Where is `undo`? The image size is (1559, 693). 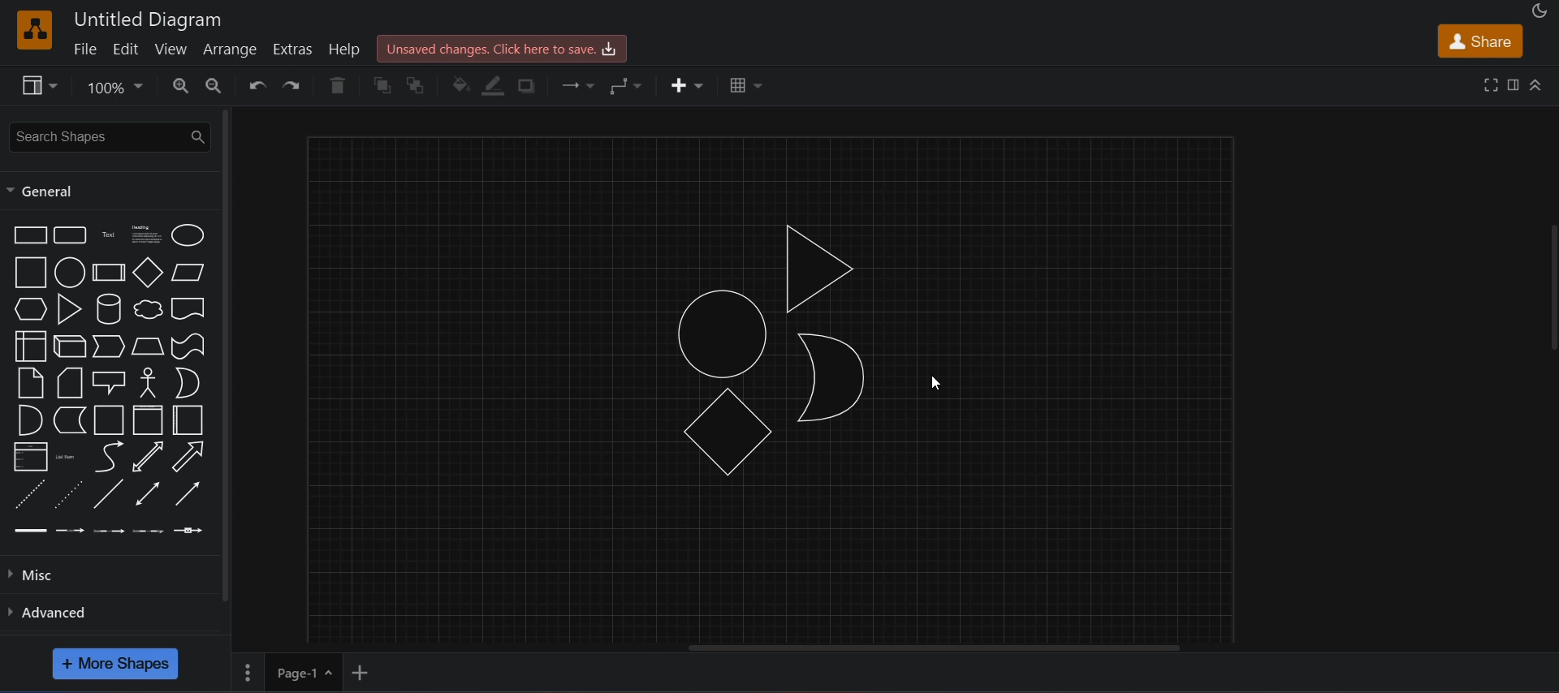 undo is located at coordinates (258, 86).